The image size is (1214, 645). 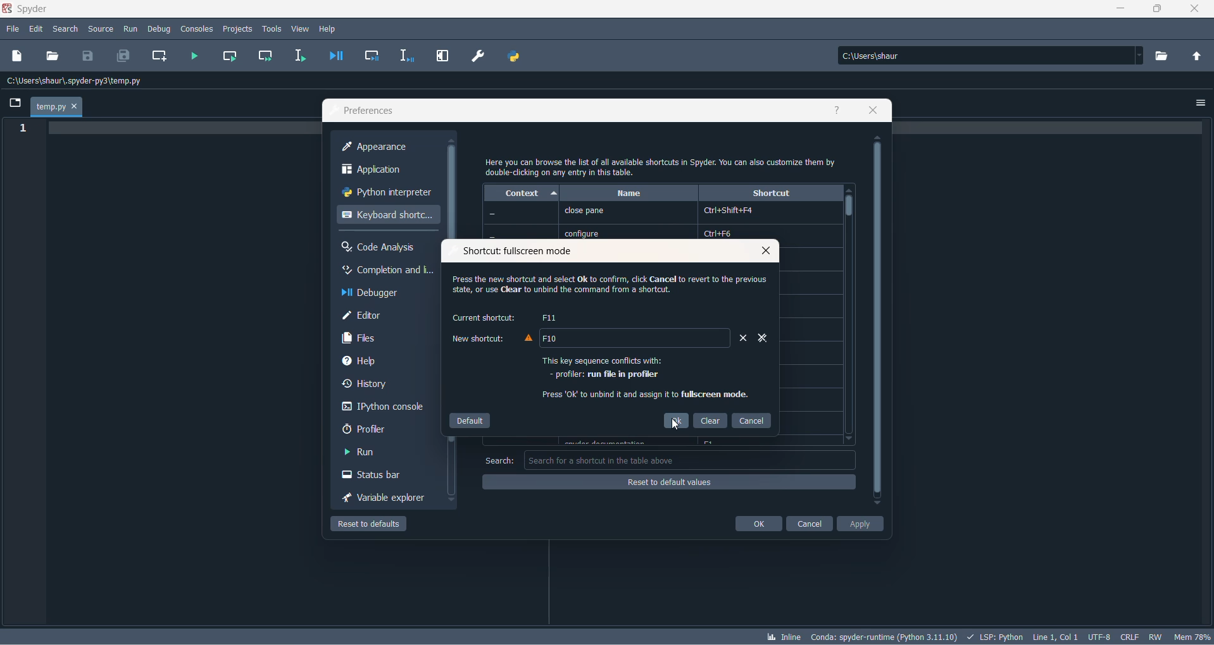 I want to click on source, so click(x=101, y=30).